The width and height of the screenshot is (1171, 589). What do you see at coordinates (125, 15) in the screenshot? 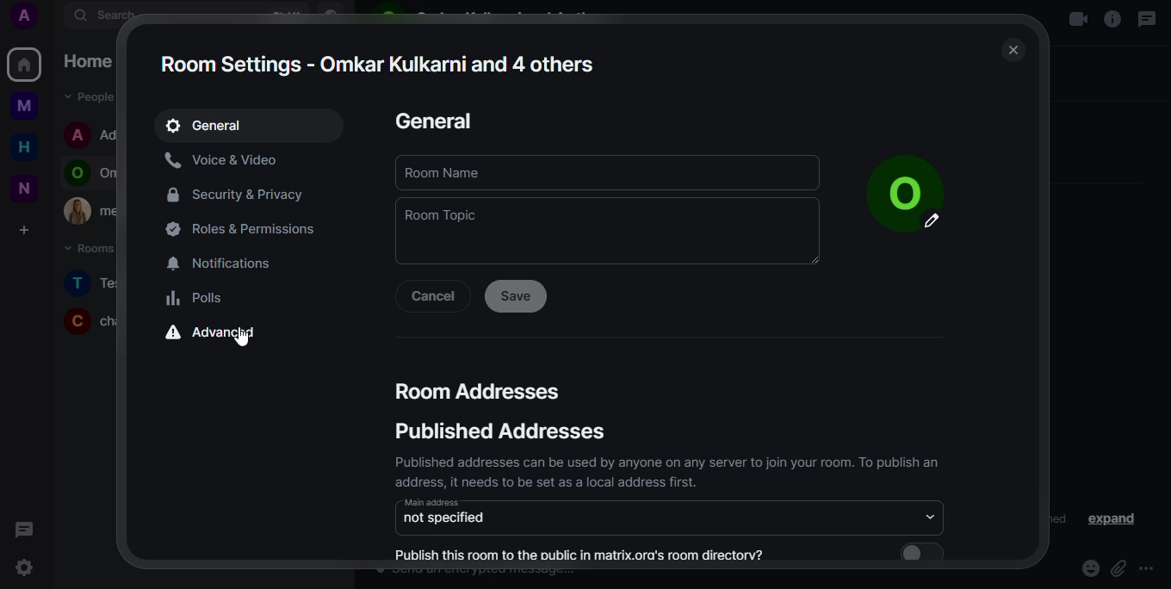
I see `search` at bounding box center [125, 15].